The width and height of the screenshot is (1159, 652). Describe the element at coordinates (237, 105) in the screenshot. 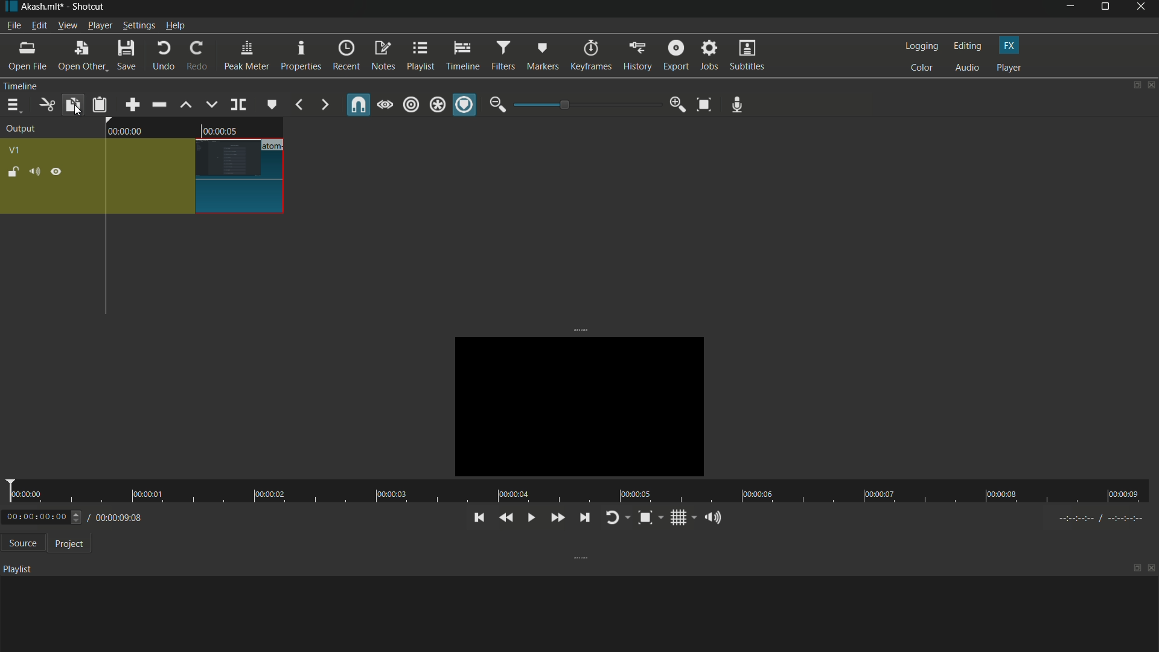

I see `split as playhead` at that location.